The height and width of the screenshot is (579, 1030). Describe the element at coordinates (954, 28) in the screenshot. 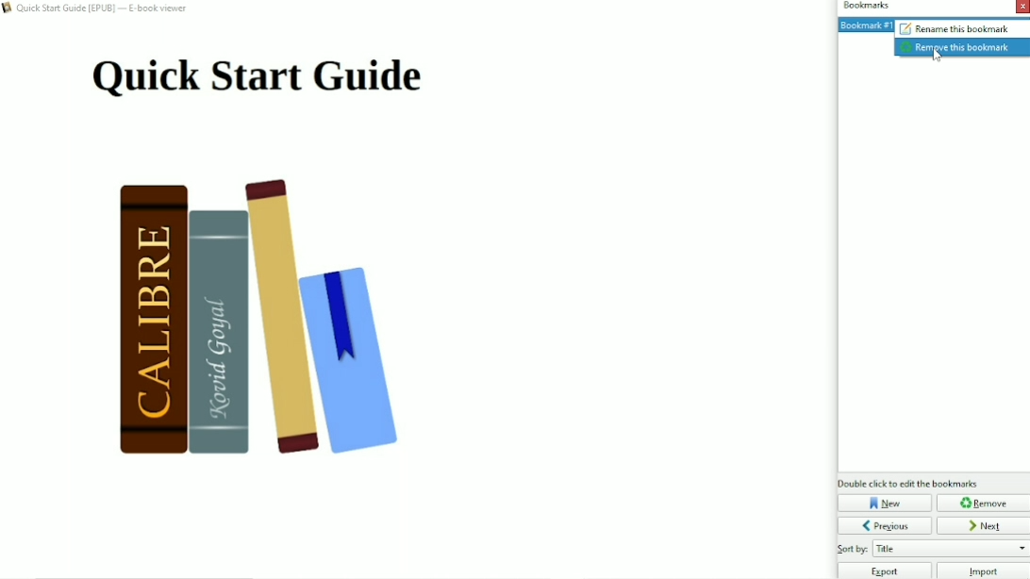

I see `Rename this bookmark` at that location.